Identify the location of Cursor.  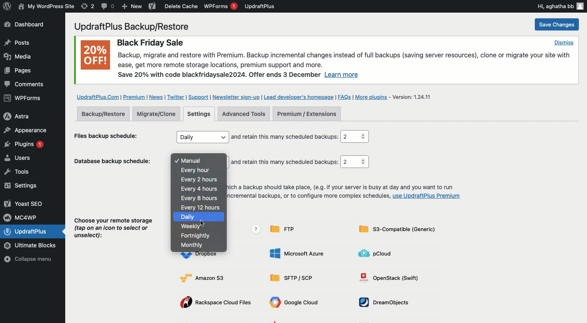
(202, 223).